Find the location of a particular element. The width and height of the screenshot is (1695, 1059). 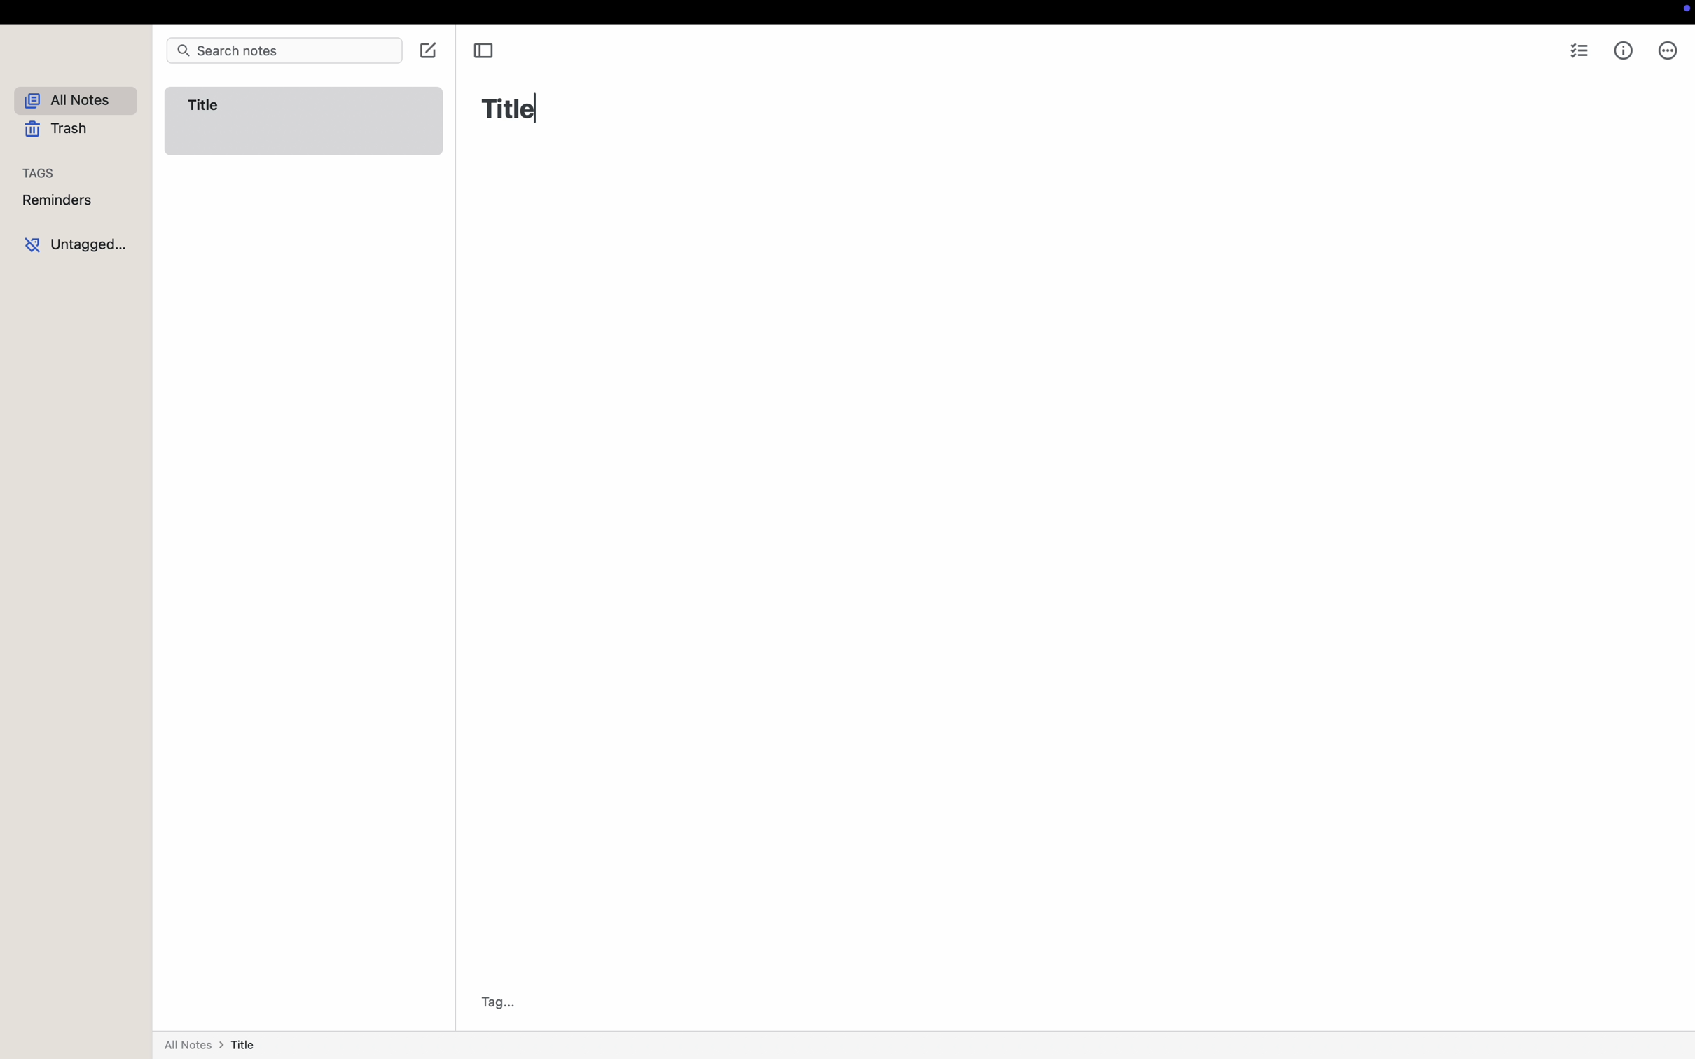

metrics is located at coordinates (1624, 53).